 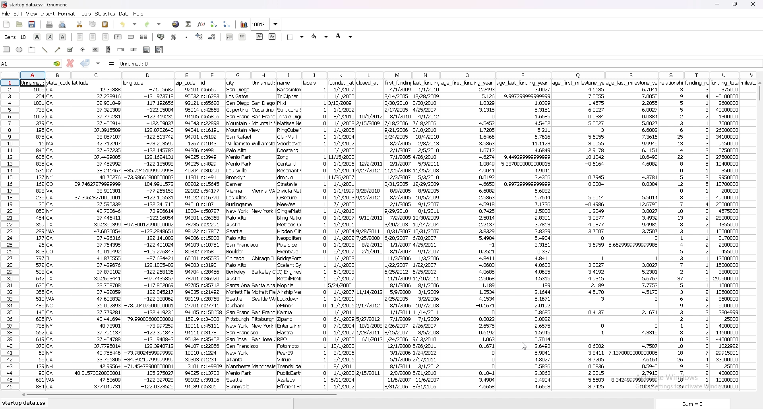 What do you see at coordinates (15, 37) in the screenshot?
I see `font` at bounding box center [15, 37].